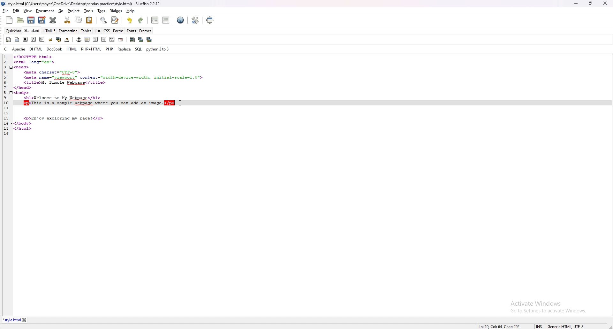  What do you see at coordinates (17, 40) in the screenshot?
I see `body` at bounding box center [17, 40].